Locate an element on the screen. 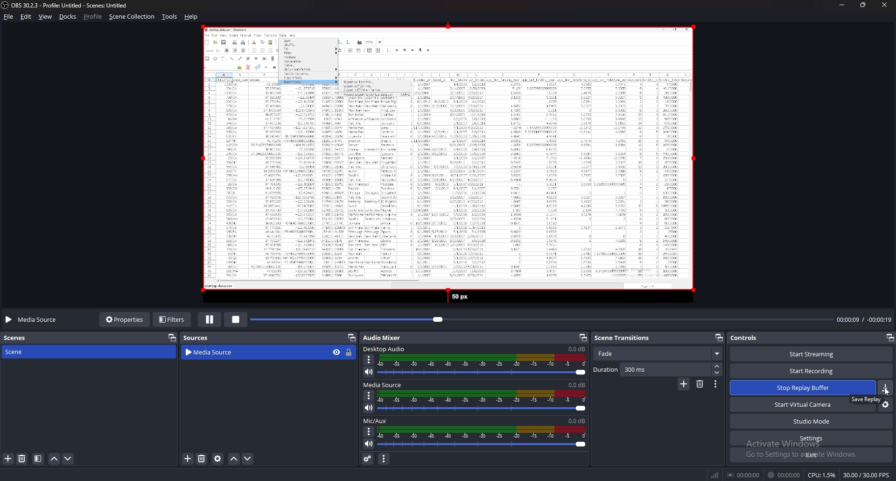 This screenshot has width=896, height=481. mic/aux audio adjust is located at coordinates (482, 437).